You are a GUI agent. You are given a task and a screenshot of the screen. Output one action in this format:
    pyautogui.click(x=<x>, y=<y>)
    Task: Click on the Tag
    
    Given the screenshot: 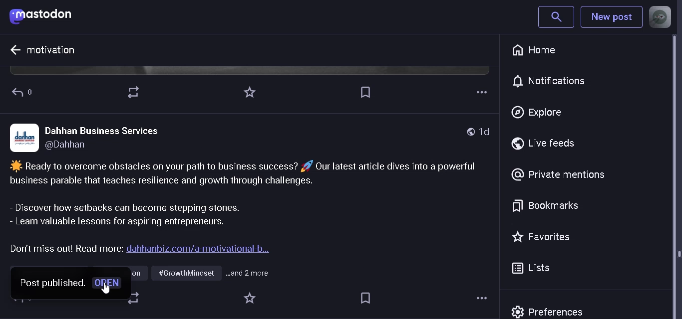 What is the action you would take?
    pyautogui.click(x=366, y=298)
    